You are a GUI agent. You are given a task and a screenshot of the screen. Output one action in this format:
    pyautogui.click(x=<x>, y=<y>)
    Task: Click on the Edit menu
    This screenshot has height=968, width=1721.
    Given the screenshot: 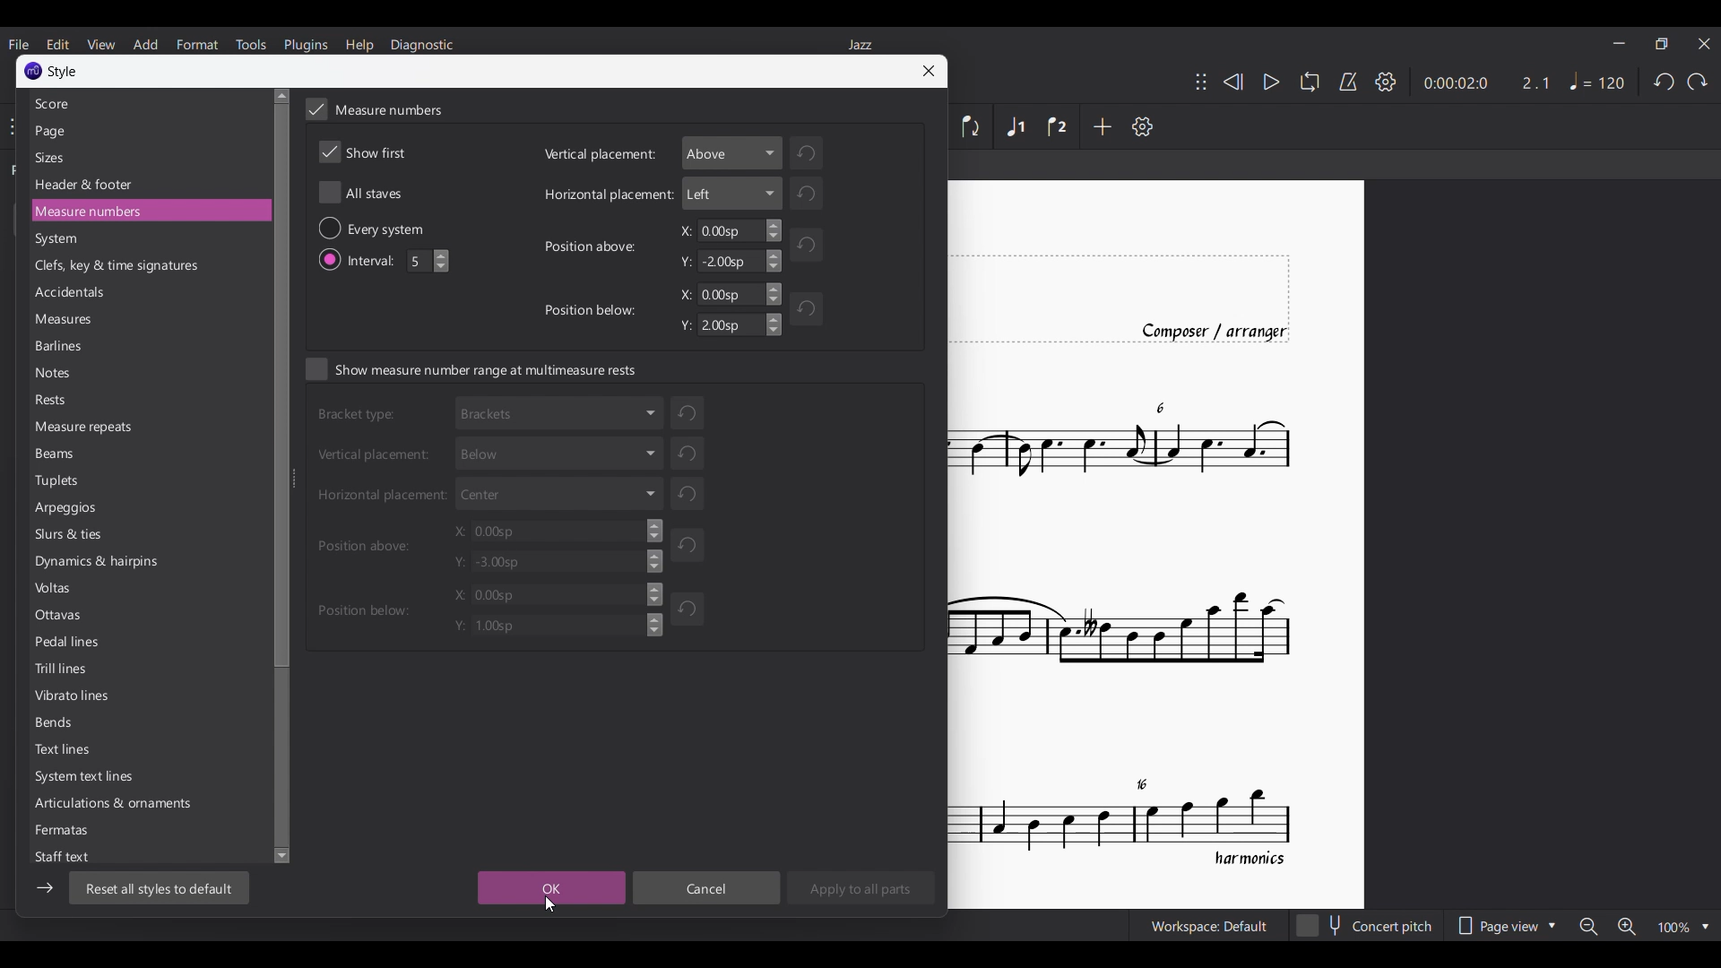 What is the action you would take?
    pyautogui.click(x=57, y=44)
    